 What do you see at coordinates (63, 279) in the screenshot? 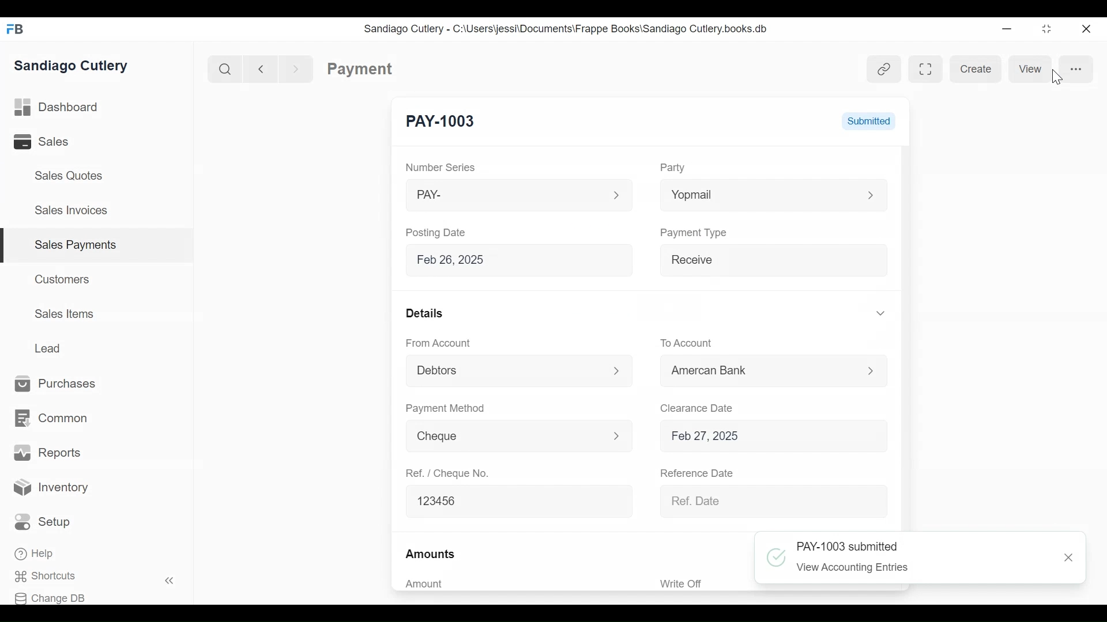
I see `Customers` at bounding box center [63, 279].